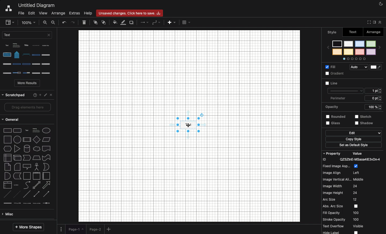 The width and height of the screenshot is (386, 234). What do you see at coordinates (27, 109) in the screenshot?
I see `2d shapes` at bounding box center [27, 109].